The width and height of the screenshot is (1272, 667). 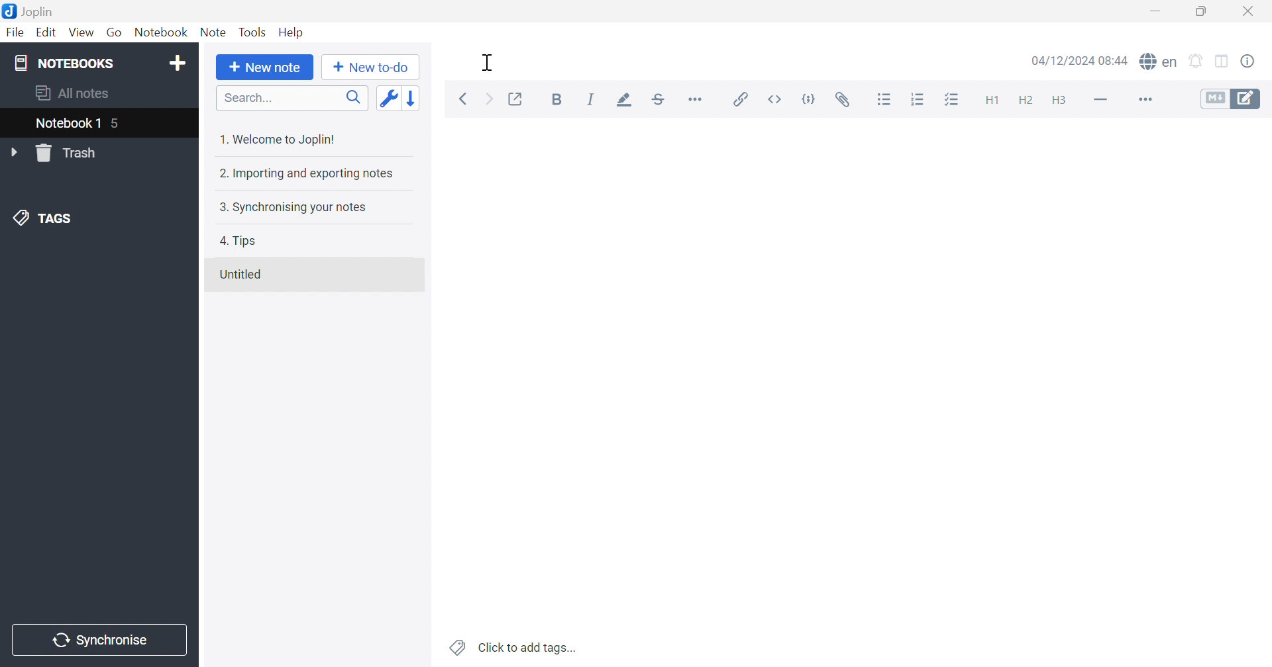 I want to click on Cursor, so click(x=490, y=64).